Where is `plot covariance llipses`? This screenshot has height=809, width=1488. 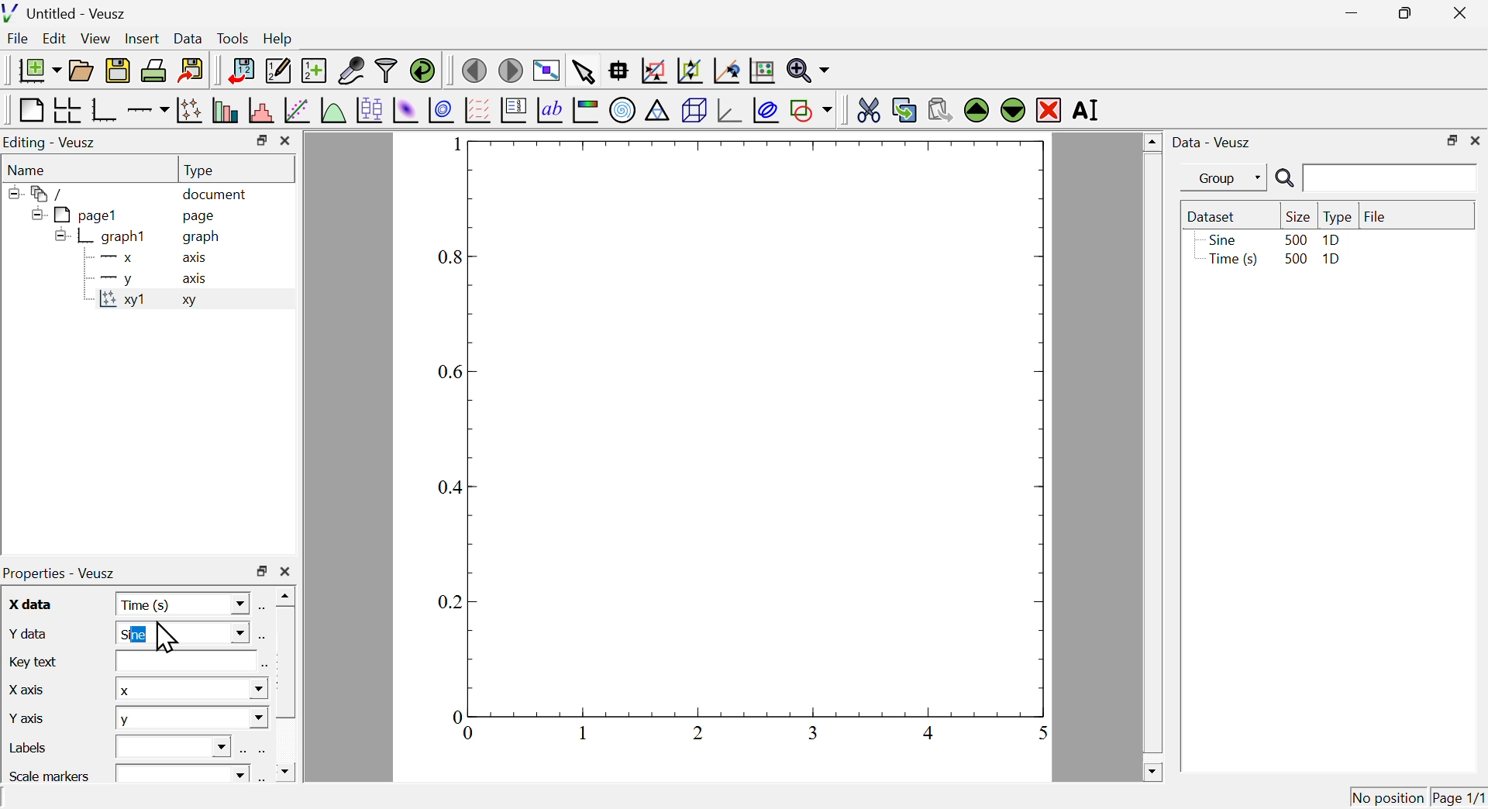
plot covariance llipses is located at coordinates (768, 110).